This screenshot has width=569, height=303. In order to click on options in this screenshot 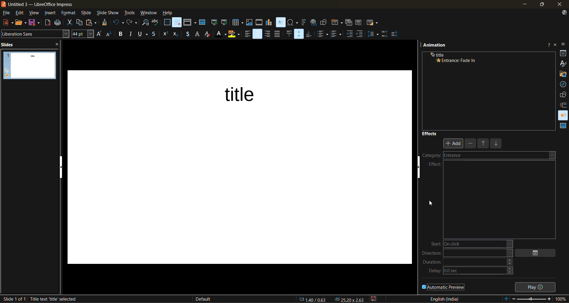, I will do `click(538, 253)`.